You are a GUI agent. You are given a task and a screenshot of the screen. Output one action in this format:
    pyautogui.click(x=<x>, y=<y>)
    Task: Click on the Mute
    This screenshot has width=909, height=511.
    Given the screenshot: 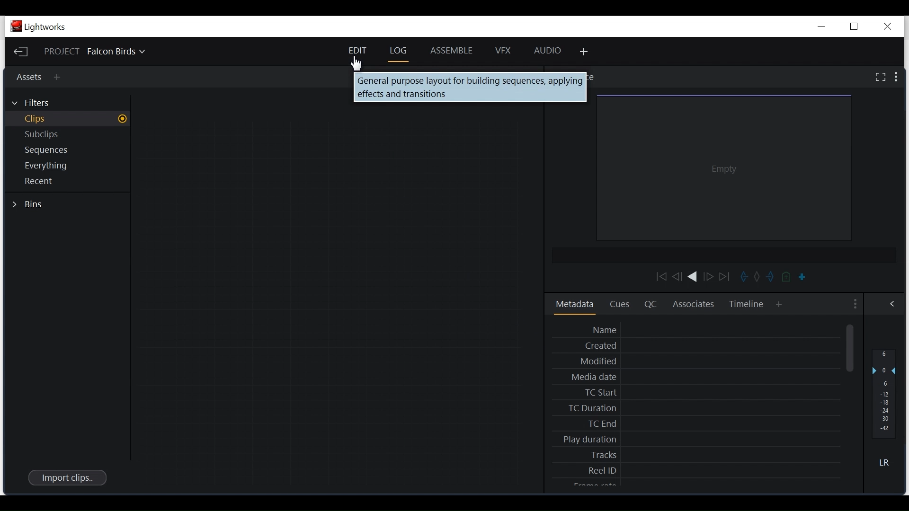 What is the action you would take?
    pyautogui.click(x=884, y=462)
    